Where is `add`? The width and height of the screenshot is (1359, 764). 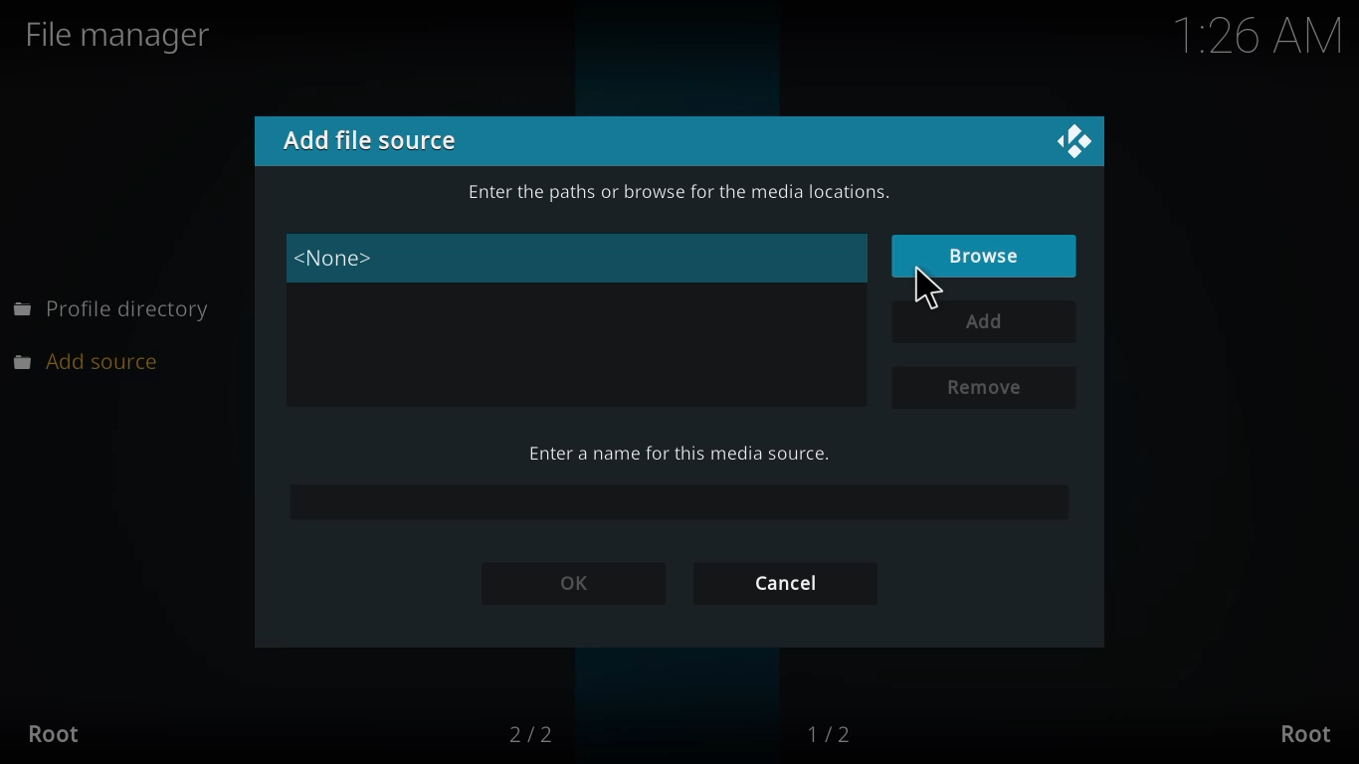 add is located at coordinates (988, 321).